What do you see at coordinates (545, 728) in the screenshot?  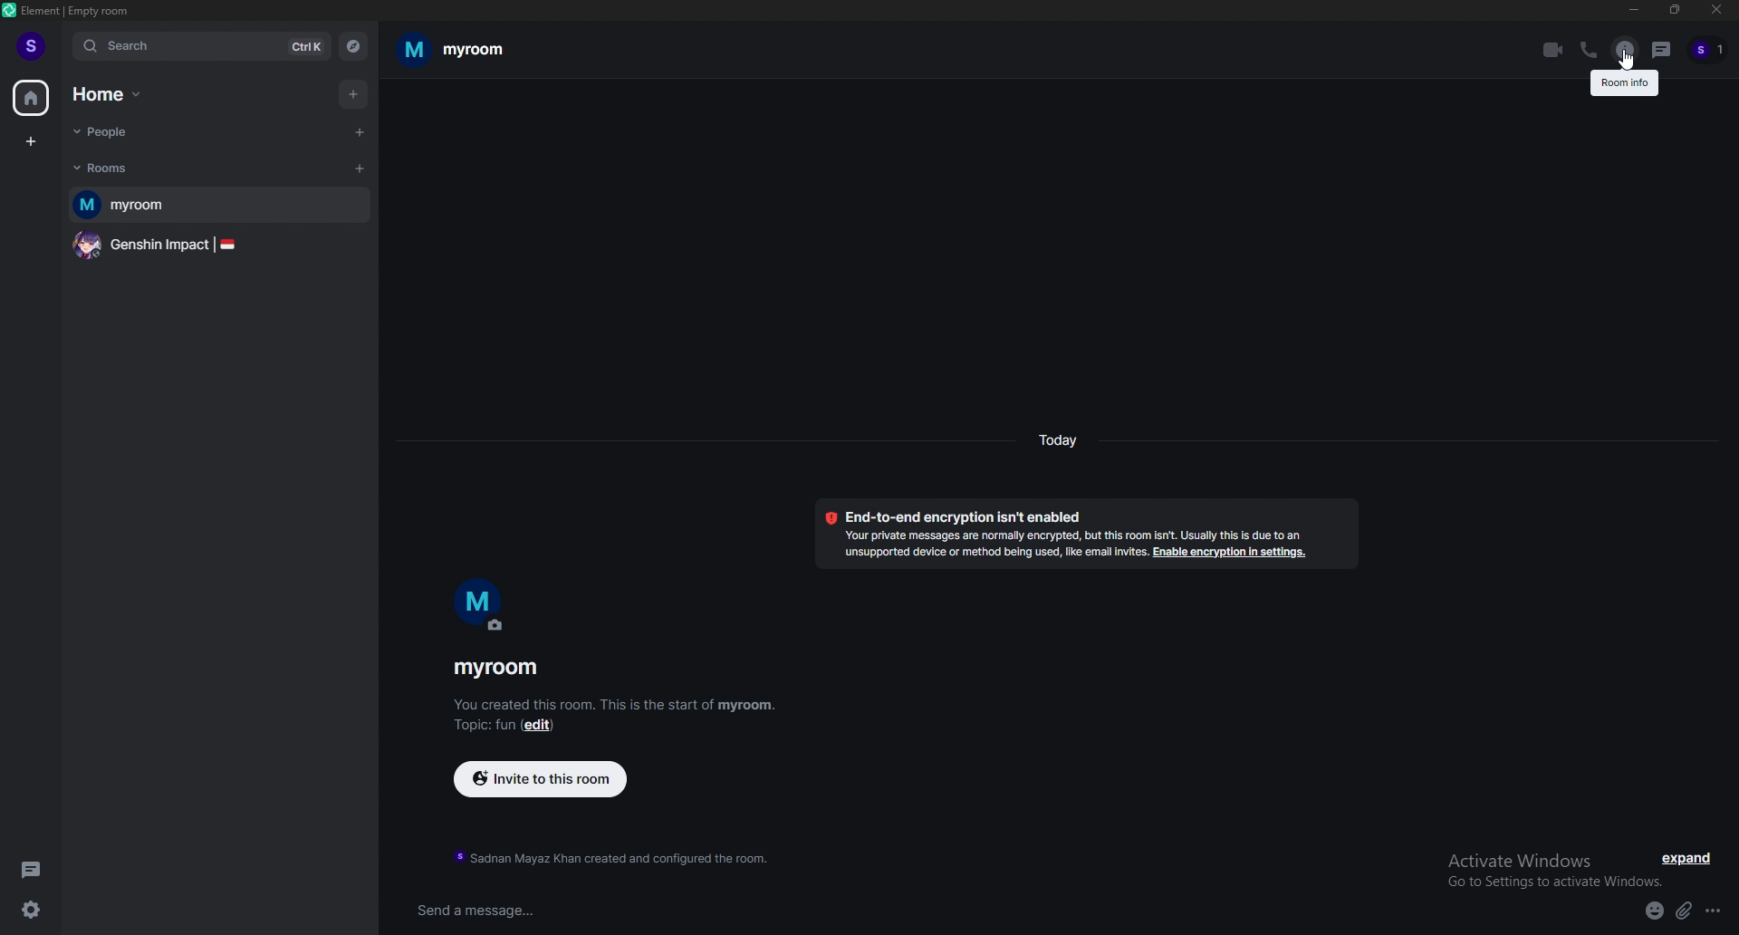 I see `edit` at bounding box center [545, 728].